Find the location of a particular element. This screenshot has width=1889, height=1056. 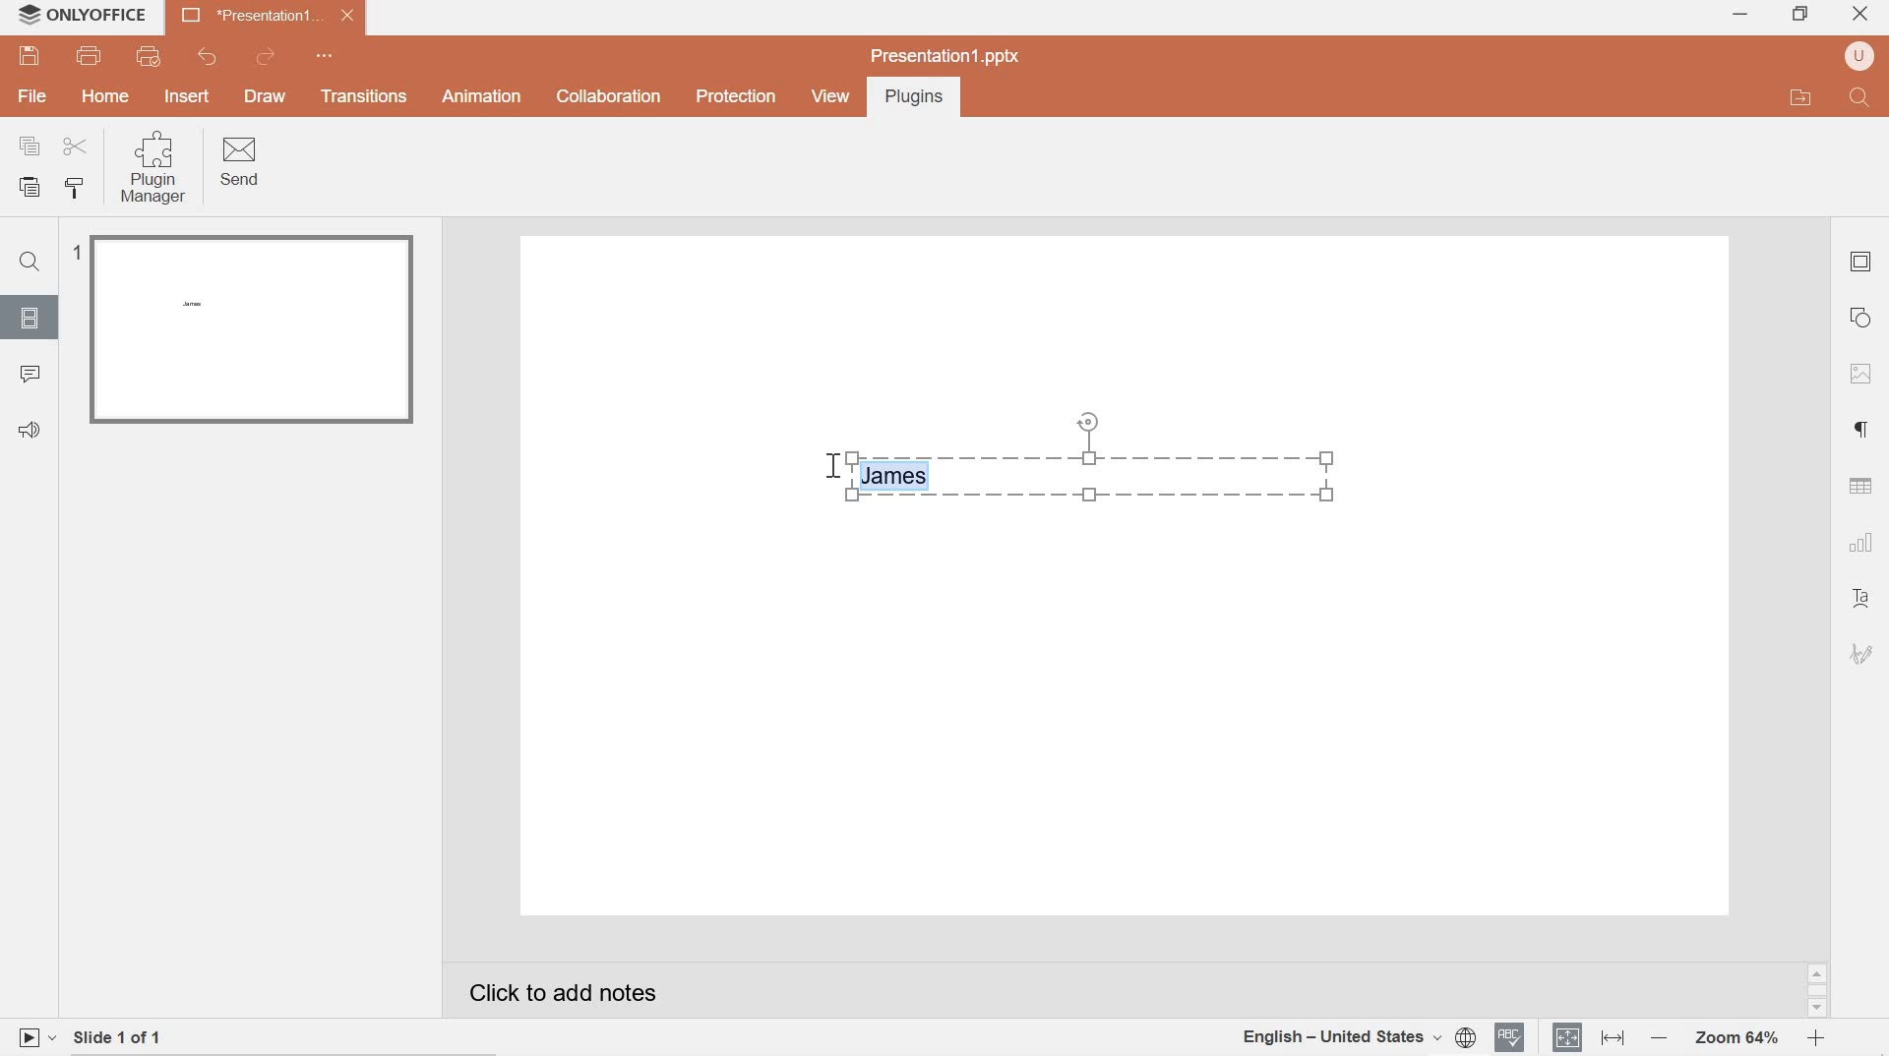

open file application is located at coordinates (1798, 97).